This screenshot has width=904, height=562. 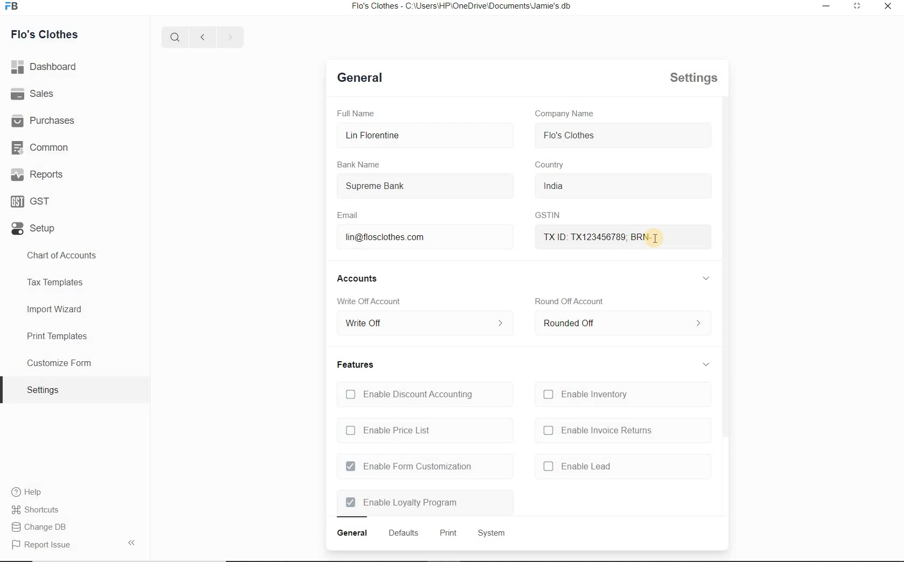 I want to click on Tax Templates, so click(x=56, y=283).